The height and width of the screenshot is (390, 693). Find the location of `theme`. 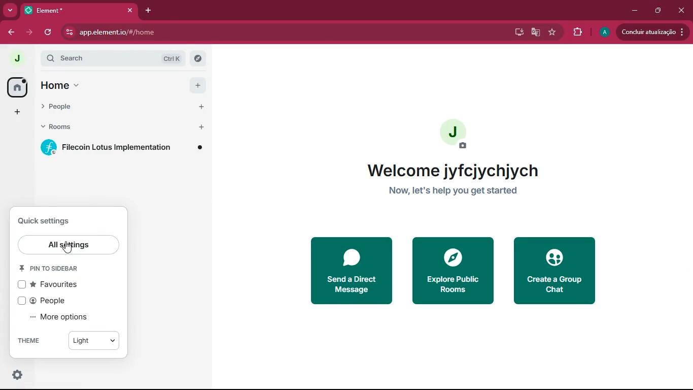

theme is located at coordinates (68, 342).